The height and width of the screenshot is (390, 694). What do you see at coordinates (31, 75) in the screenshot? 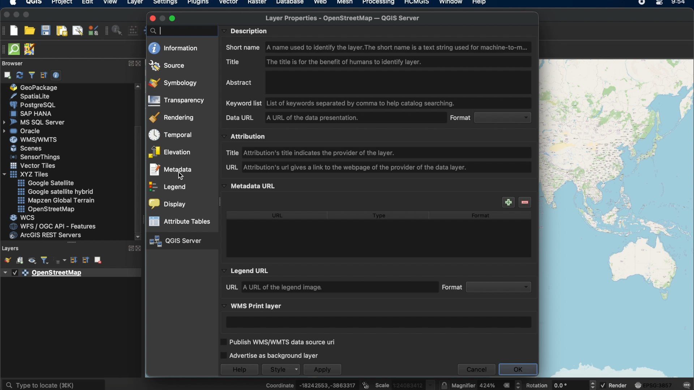
I see `filter browser` at bounding box center [31, 75].